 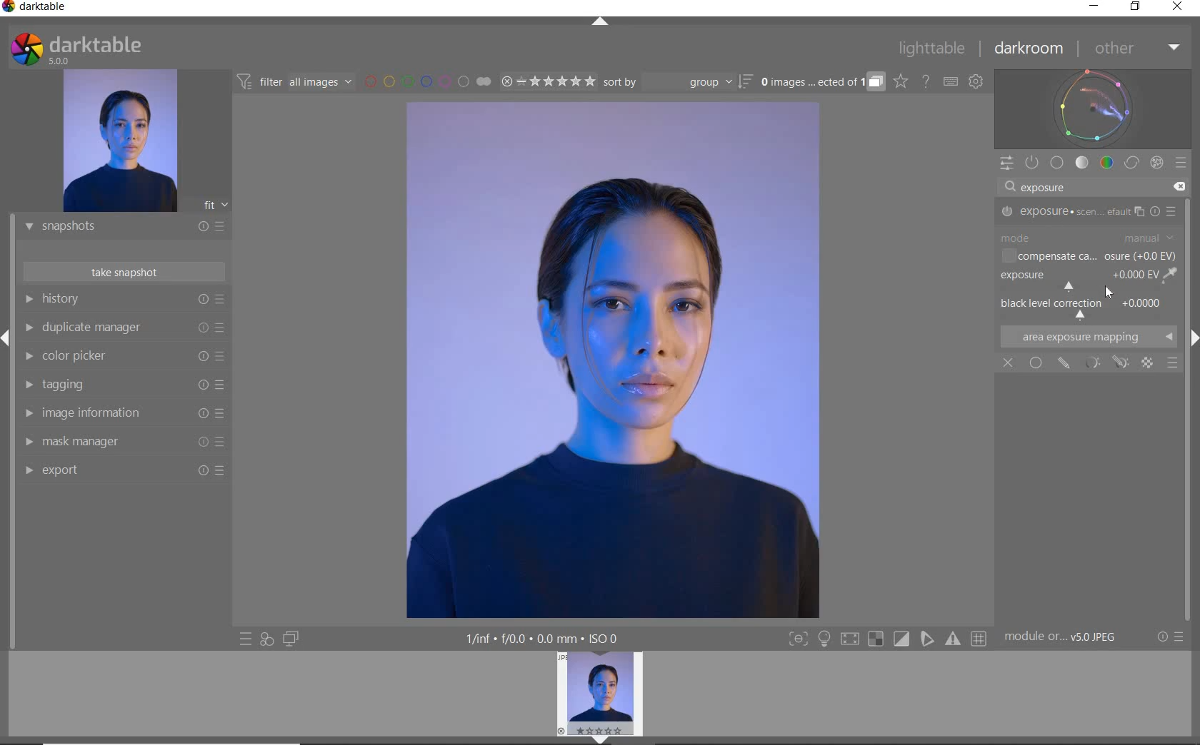 What do you see at coordinates (118, 442) in the screenshot?
I see `MASK MANAGER` at bounding box center [118, 442].